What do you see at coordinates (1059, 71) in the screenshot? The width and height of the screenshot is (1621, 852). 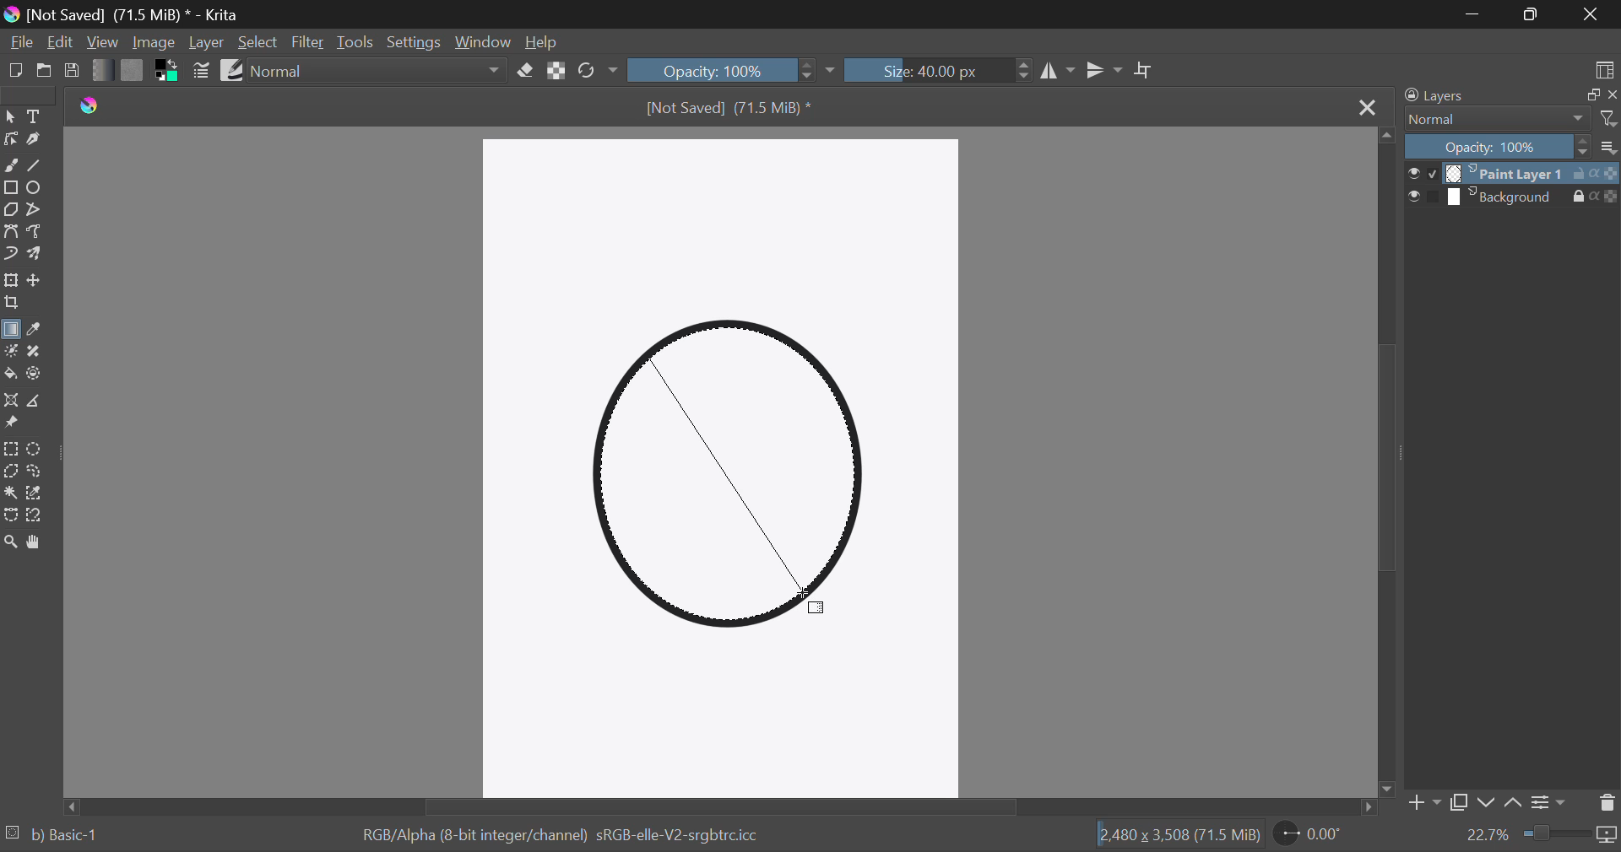 I see `Vertical Mirror Flip` at bounding box center [1059, 71].